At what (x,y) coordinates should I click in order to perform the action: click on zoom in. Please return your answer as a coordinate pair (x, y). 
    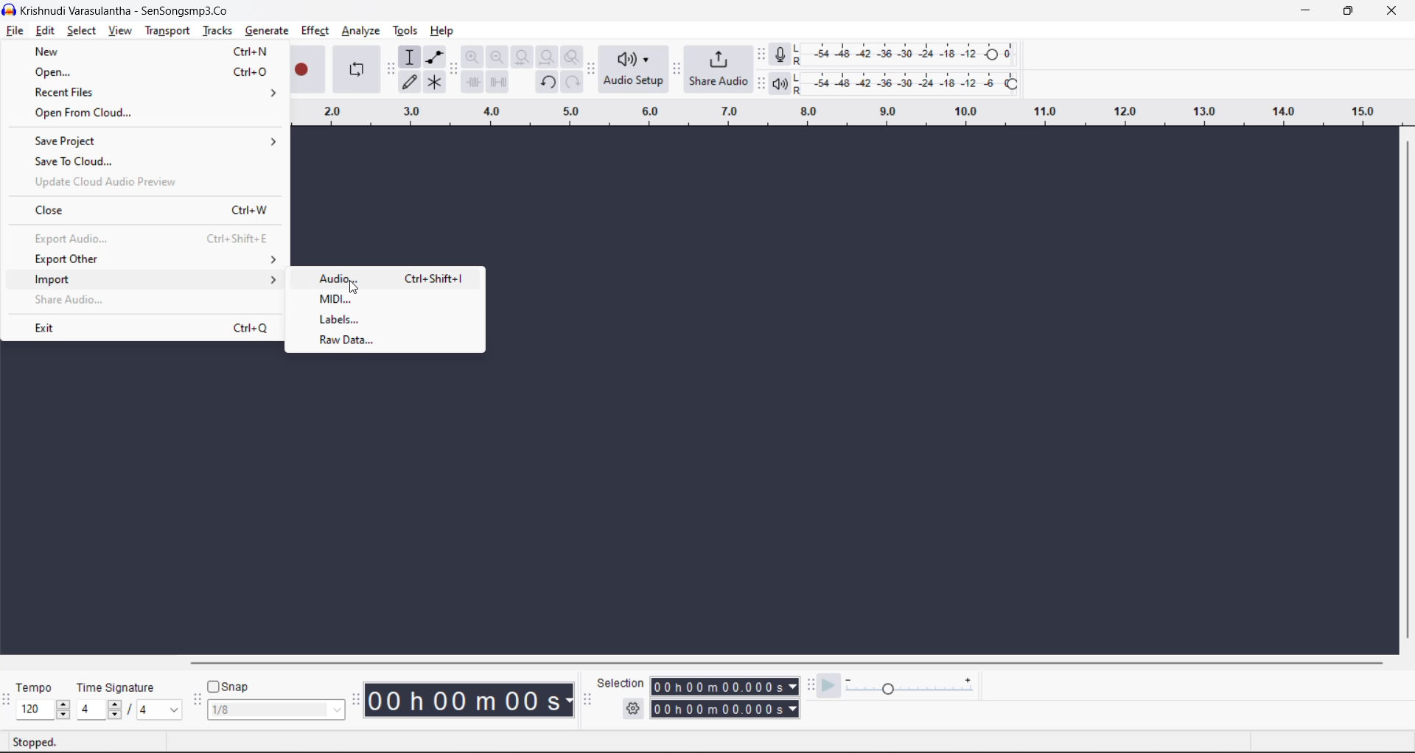
    Looking at the image, I should click on (473, 56).